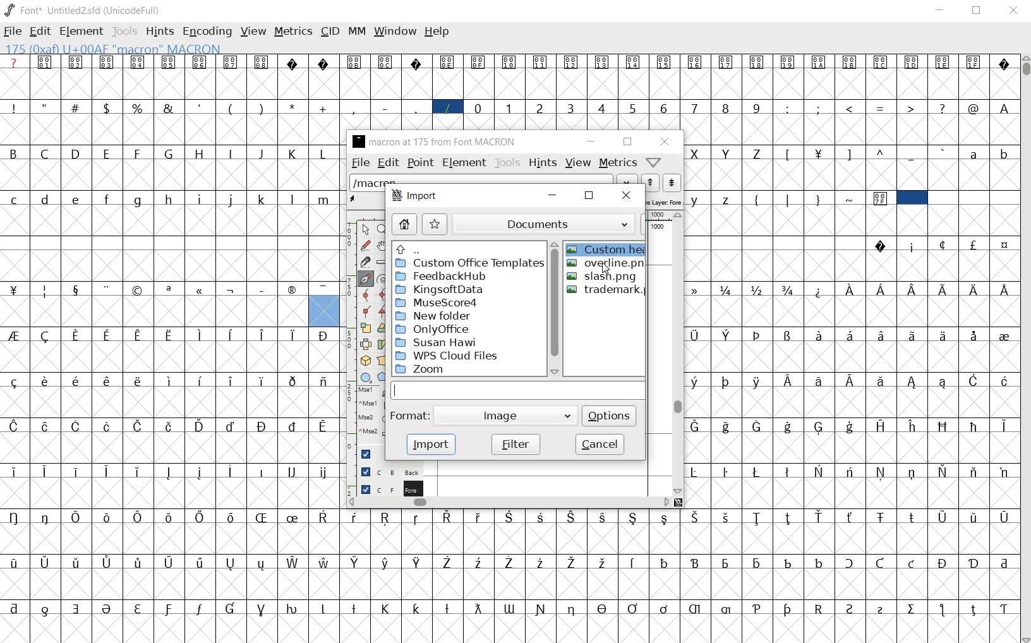  Describe the element at coordinates (15, 198) in the screenshot. I see `c` at that location.